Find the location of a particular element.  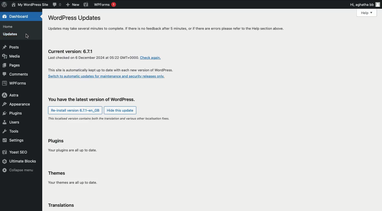

Hi user is located at coordinates (365, 5).